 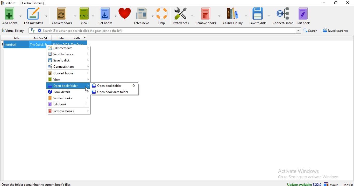 What do you see at coordinates (68, 91) in the screenshot?
I see `book details` at bounding box center [68, 91].